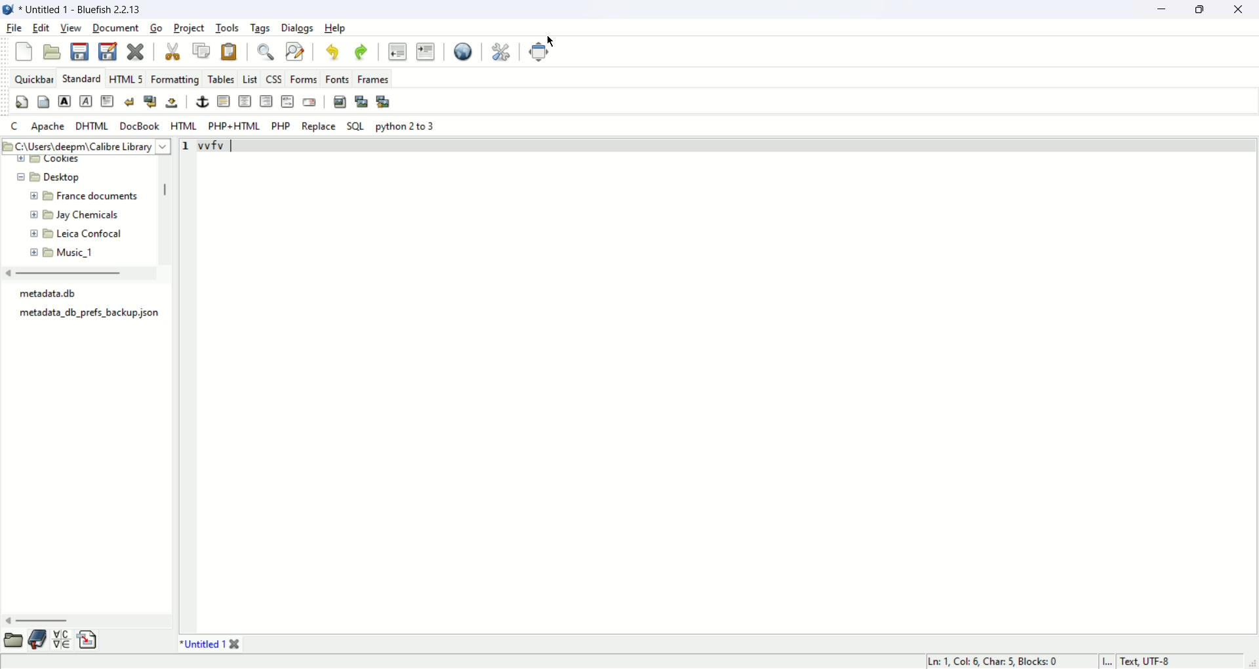  I want to click on copy, so click(201, 51).